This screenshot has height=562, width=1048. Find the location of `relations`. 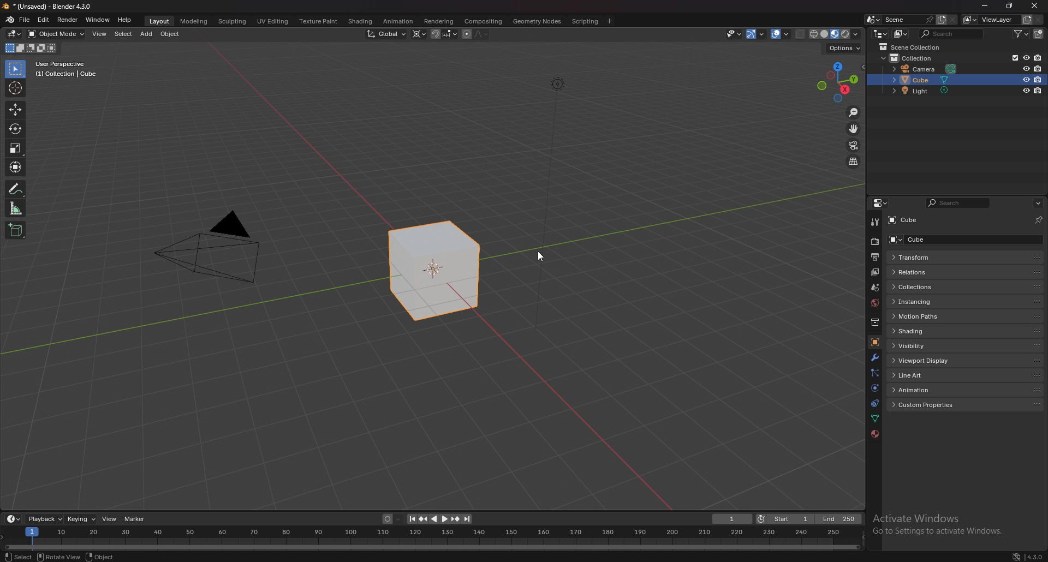

relations is located at coordinates (928, 272).